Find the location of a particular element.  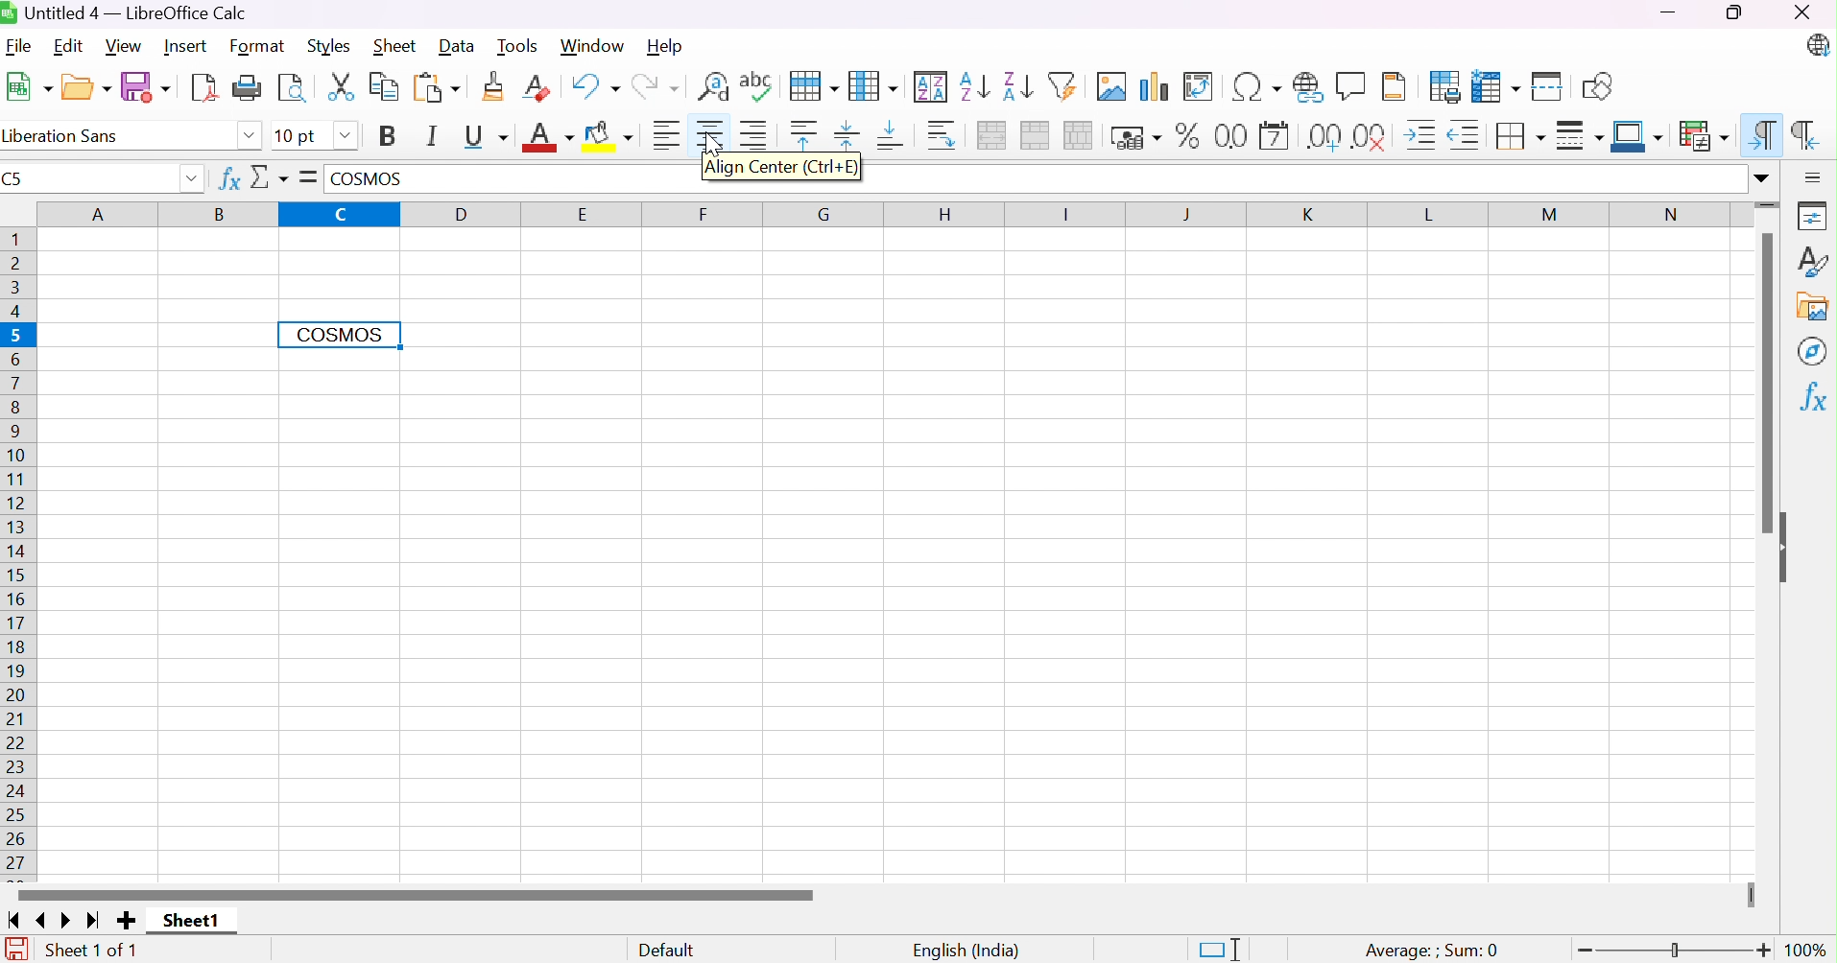

Increase Indent is located at coordinates (1422, 137).